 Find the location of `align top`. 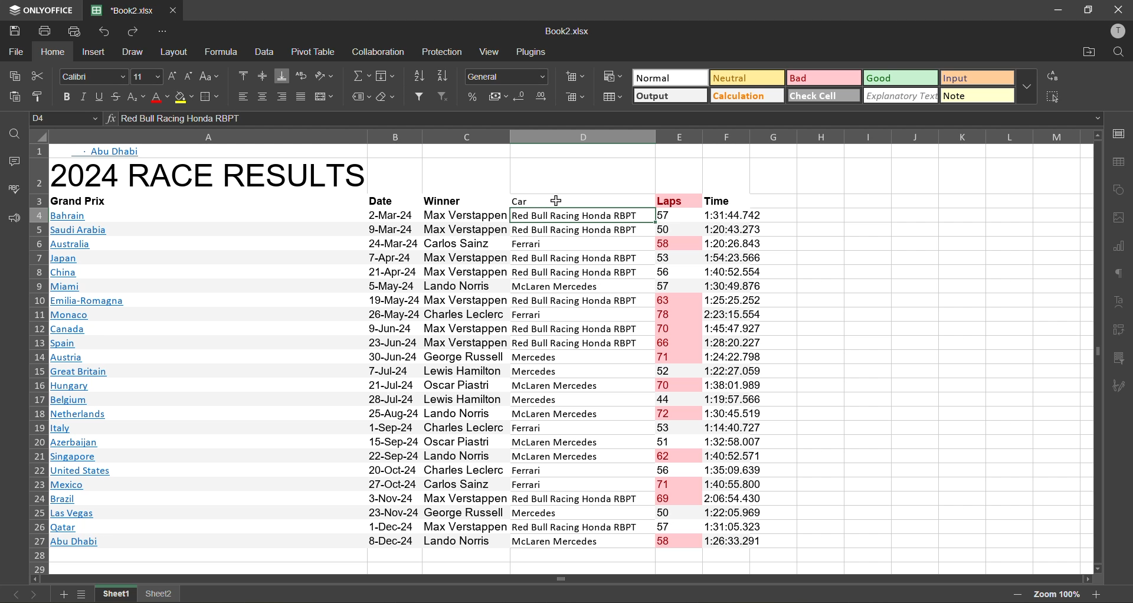

align top is located at coordinates (243, 76).